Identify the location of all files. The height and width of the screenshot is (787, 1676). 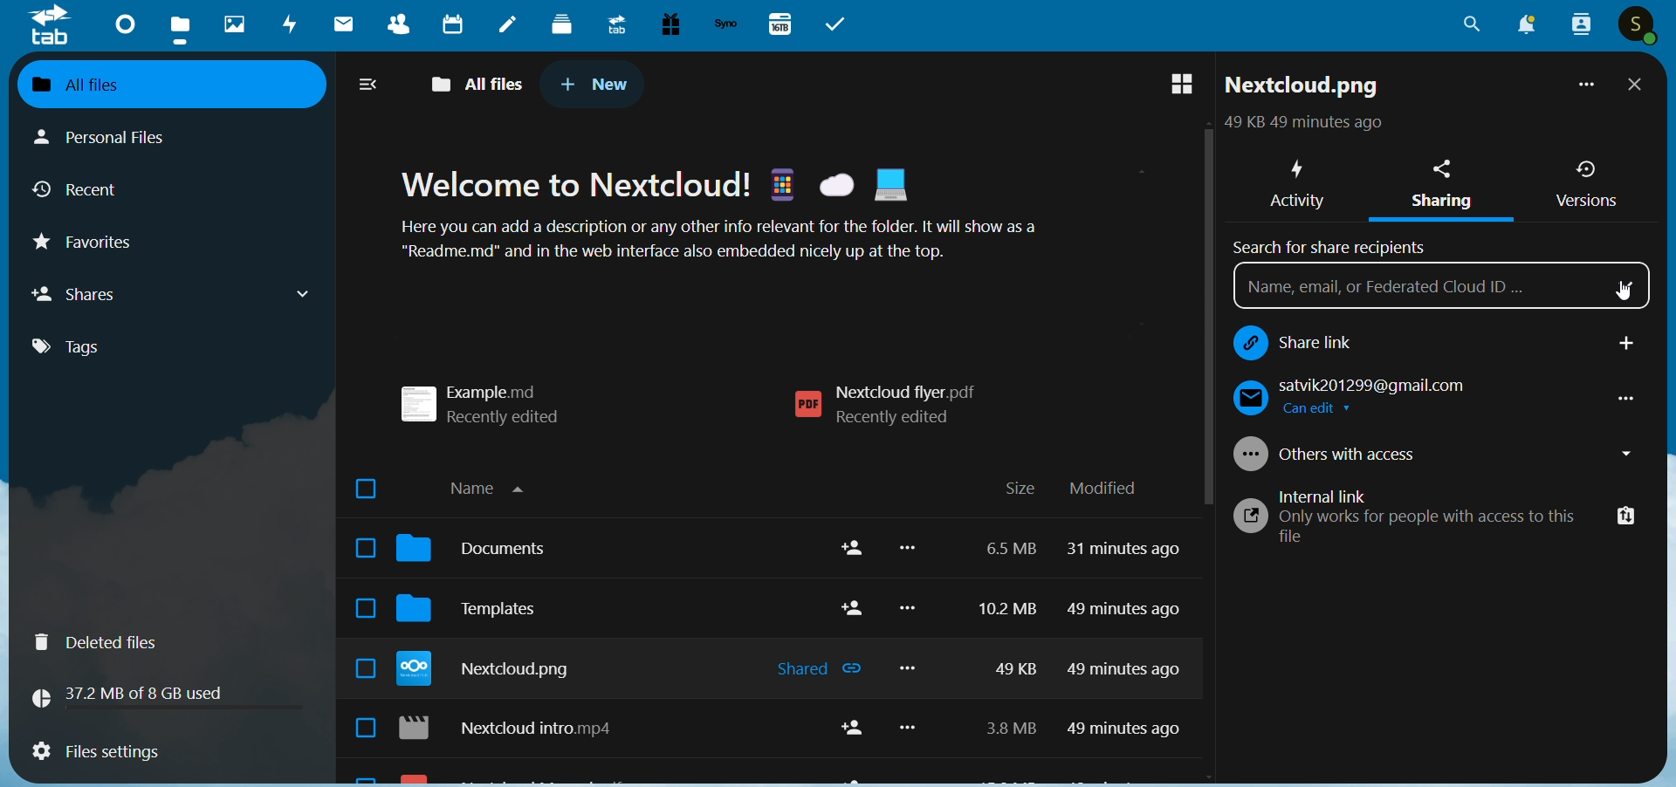
(156, 83).